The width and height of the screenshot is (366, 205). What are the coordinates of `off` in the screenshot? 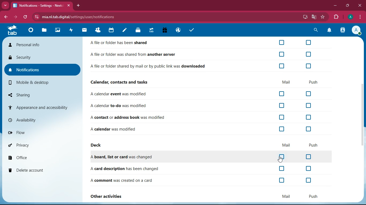 It's located at (309, 156).